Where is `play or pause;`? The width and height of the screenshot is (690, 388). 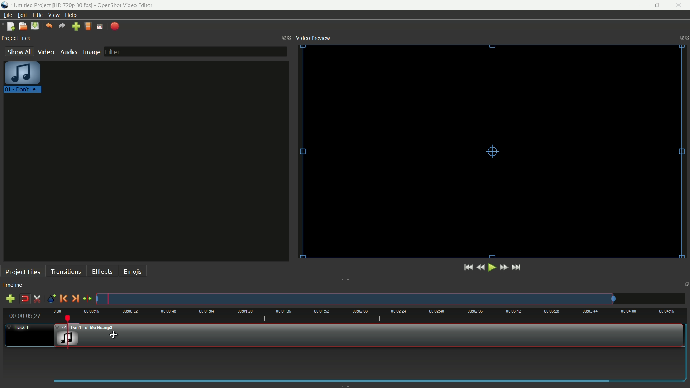
play or pause; is located at coordinates (493, 268).